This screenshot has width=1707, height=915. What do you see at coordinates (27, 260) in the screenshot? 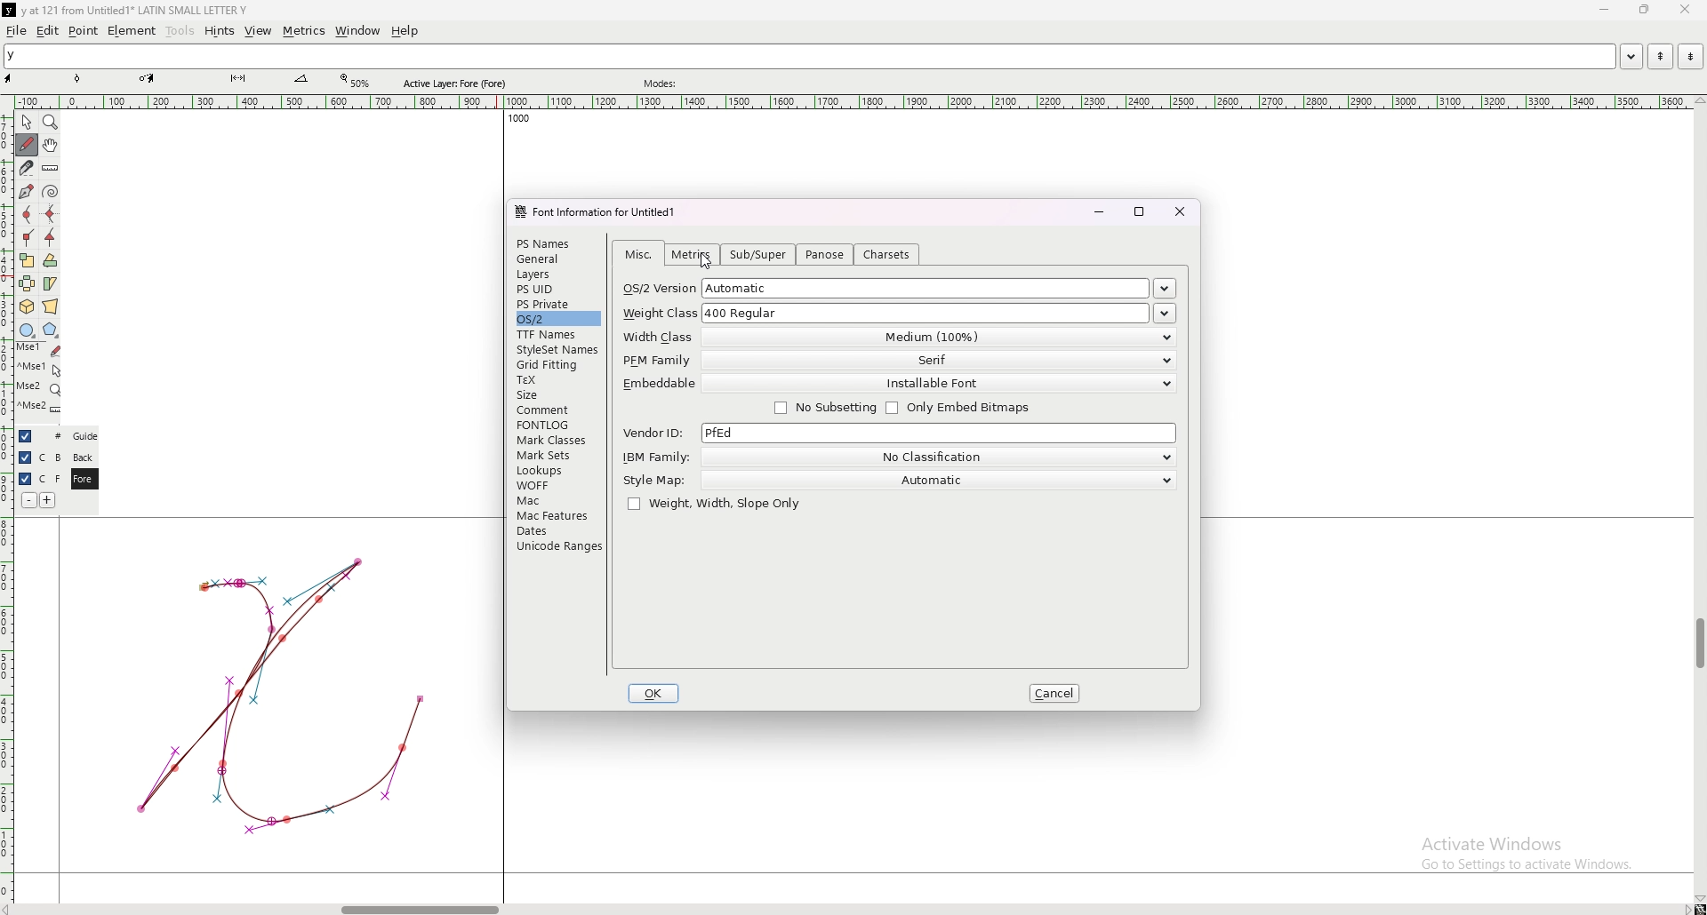
I see `scale the selection` at bounding box center [27, 260].